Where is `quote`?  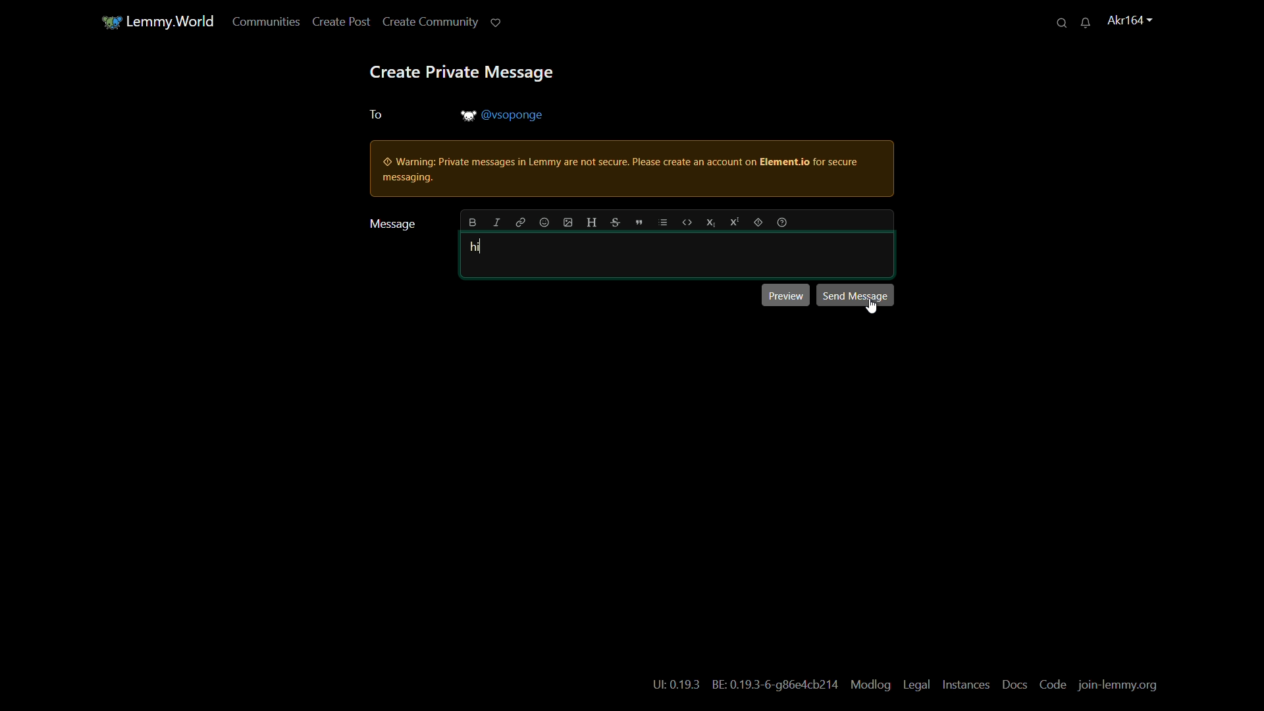 quote is located at coordinates (637, 223).